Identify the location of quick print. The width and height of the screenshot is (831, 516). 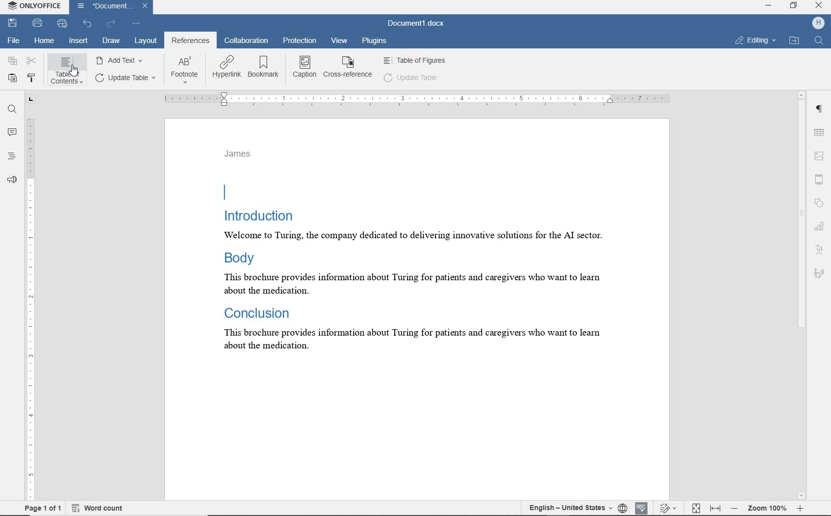
(63, 24).